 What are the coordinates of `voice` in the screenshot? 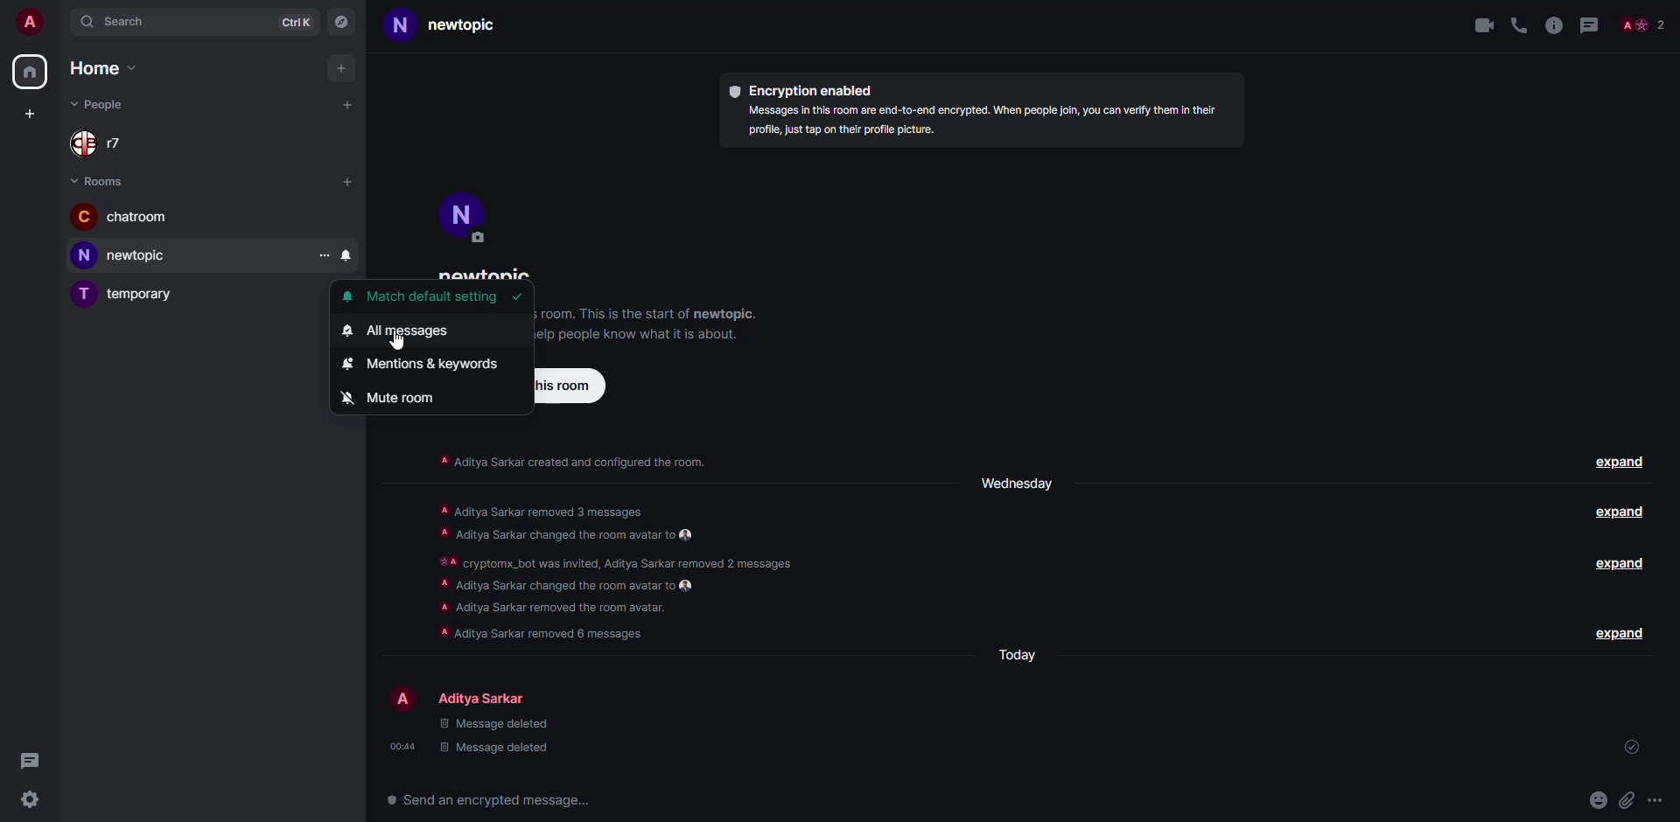 It's located at (1517, 24).